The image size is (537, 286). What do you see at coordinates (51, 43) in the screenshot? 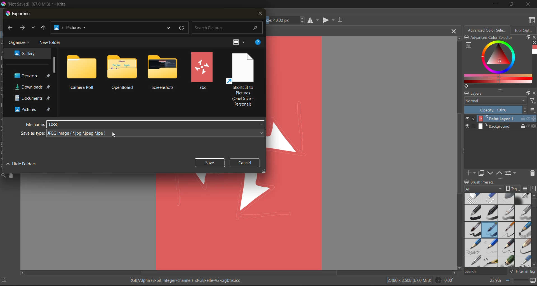
I see `new folder` at bounding box center [51, 43].